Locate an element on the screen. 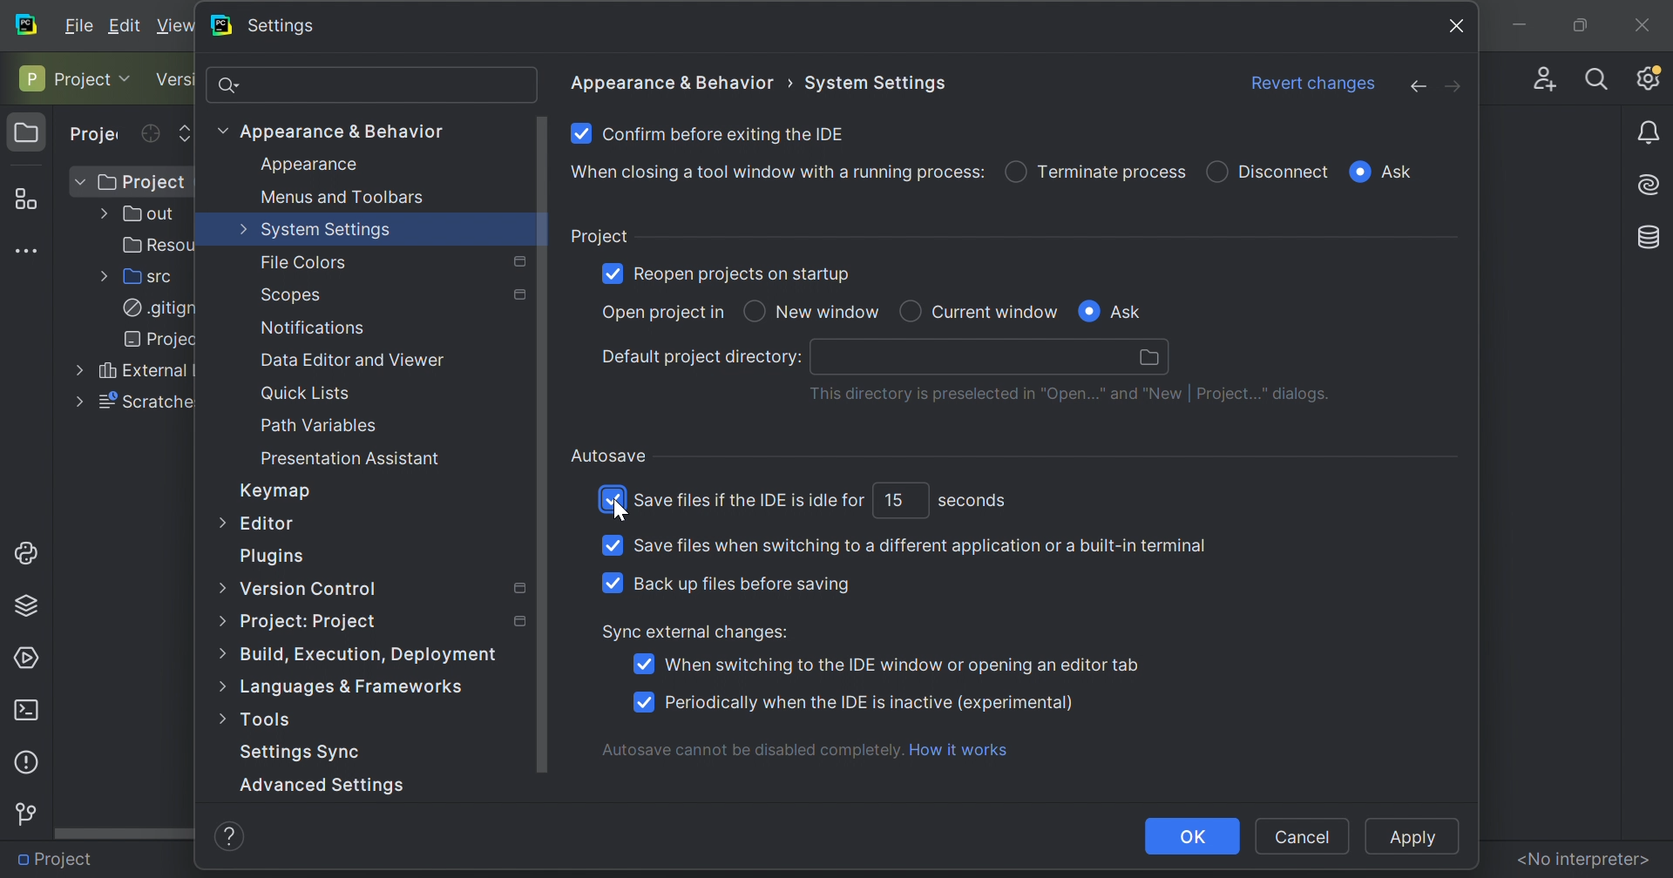 The image size is (1673, 878). Scroll bar is located at coordinates (125, 832).